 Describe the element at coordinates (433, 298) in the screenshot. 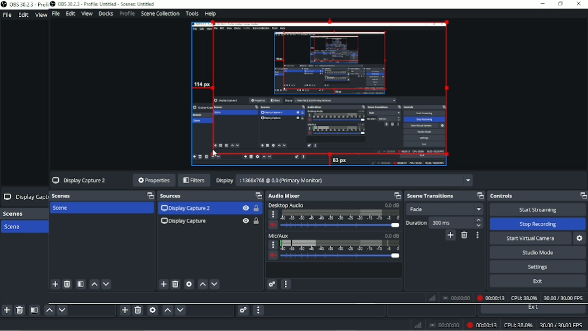

I see `Network` at that location.